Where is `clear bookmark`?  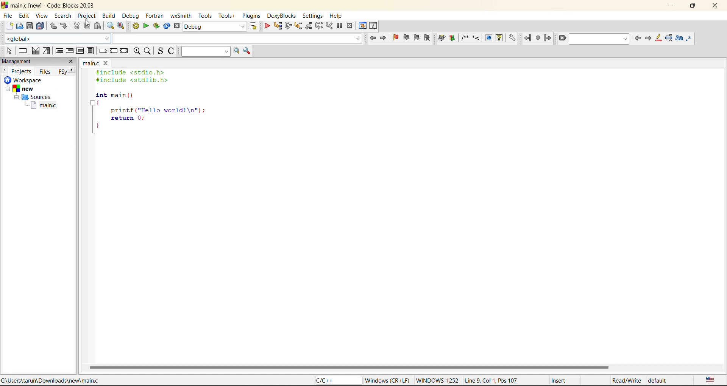 clear bookmark is located at coordinates (427, 37).